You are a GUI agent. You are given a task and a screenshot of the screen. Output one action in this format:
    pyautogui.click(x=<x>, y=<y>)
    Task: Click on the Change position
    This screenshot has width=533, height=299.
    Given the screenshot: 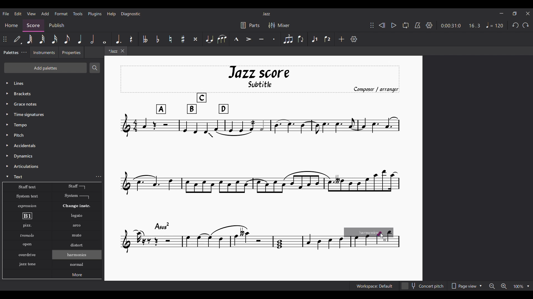 What is the action you would take?
    pyautogui.click(x=372, y=25)
    